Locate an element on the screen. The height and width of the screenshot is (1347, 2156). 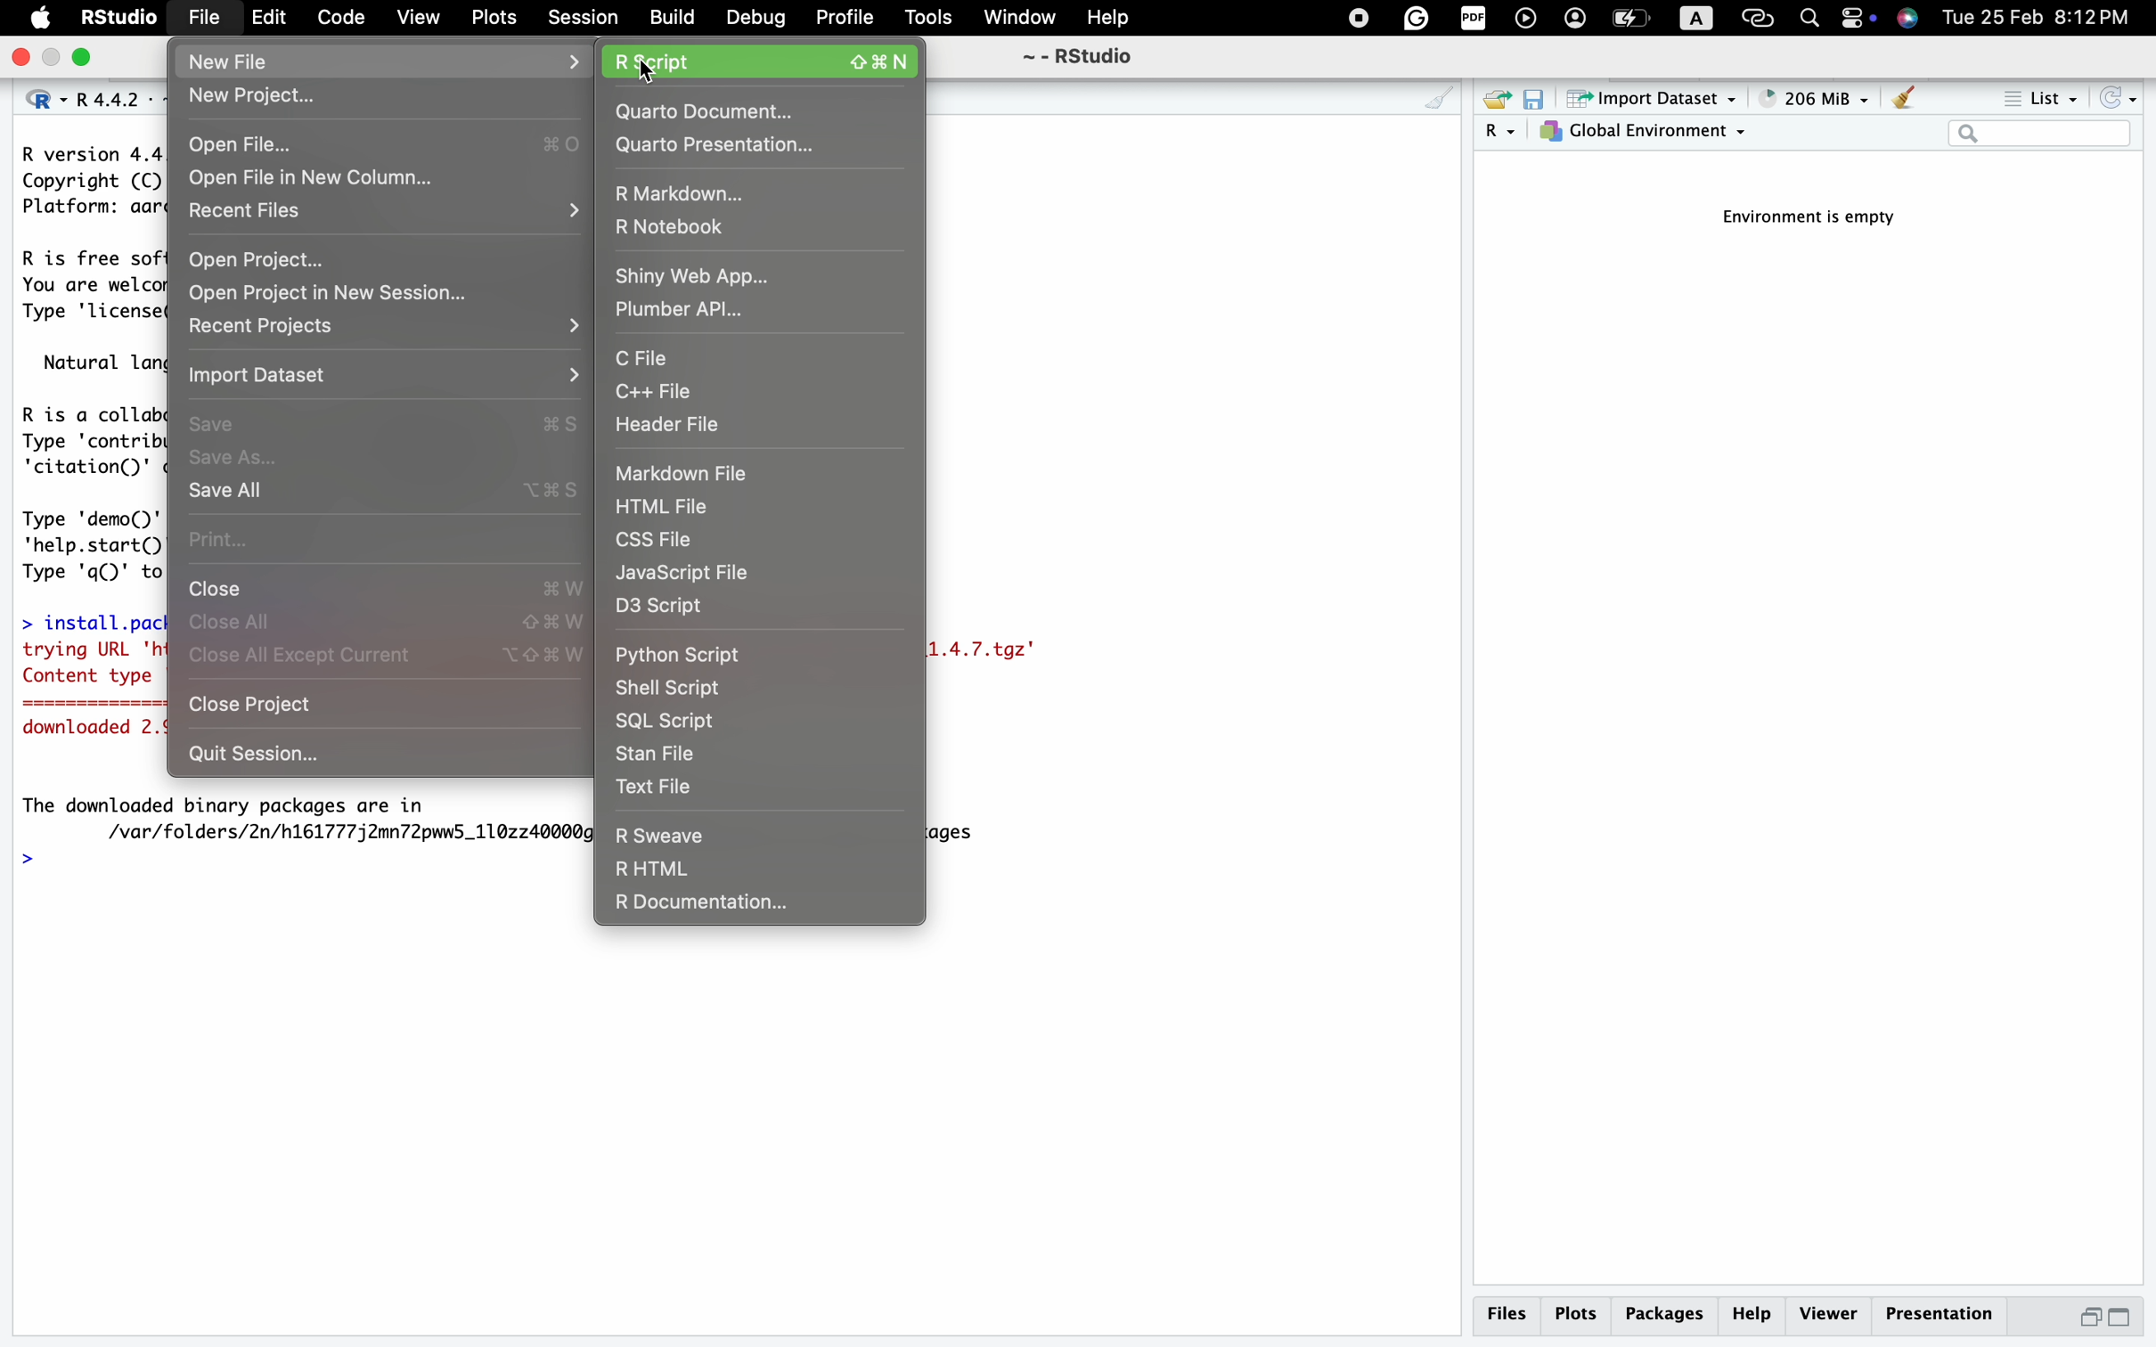
search field is located at coordinates (2039, 135).